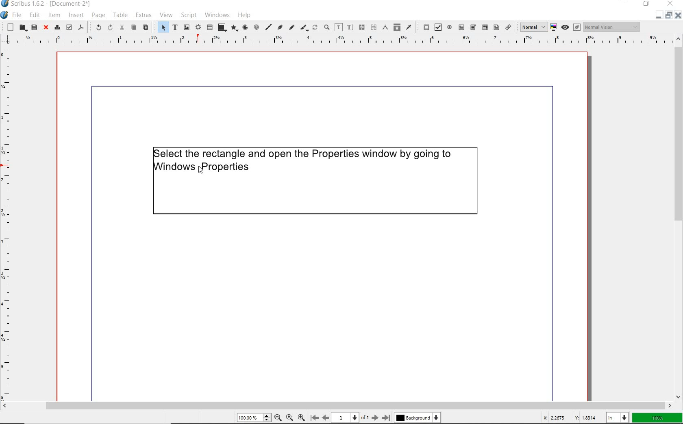  What do you see at coordinates (49, 4) in the screenshot?
I see `scribus 1.6.2 - [Document-2*]` at bounding box center [49, 4].